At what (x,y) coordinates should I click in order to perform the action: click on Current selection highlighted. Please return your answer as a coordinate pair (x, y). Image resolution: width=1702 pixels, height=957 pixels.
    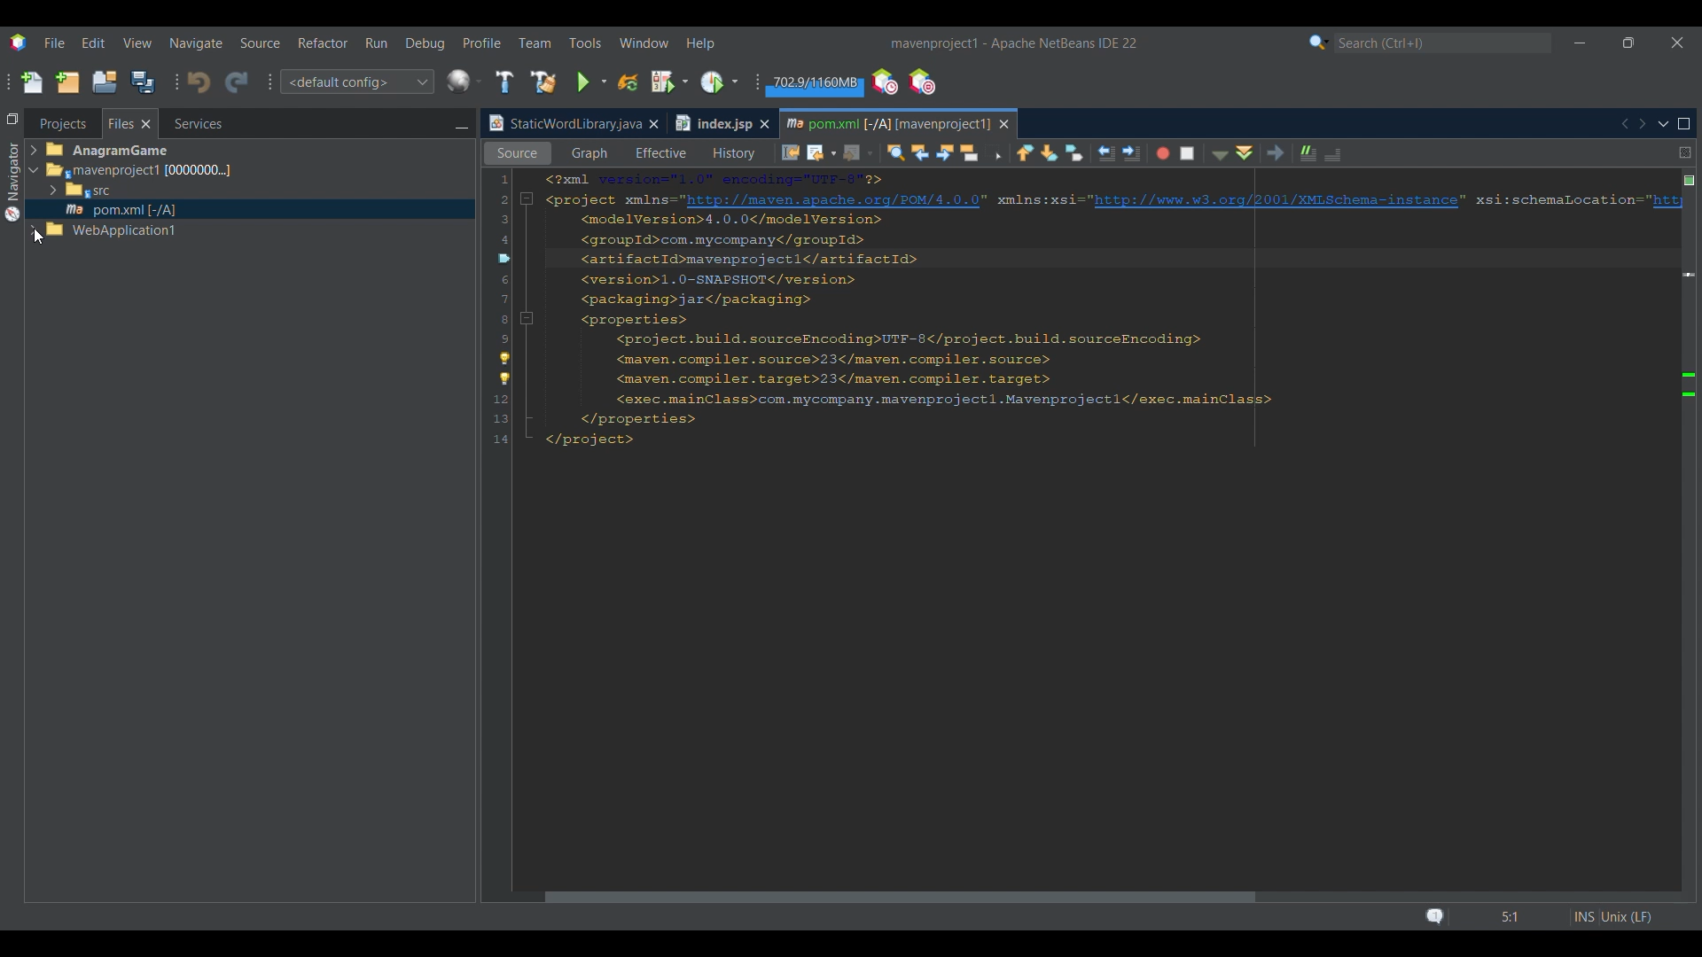
    Looking at the image, I should click on (130, 123).